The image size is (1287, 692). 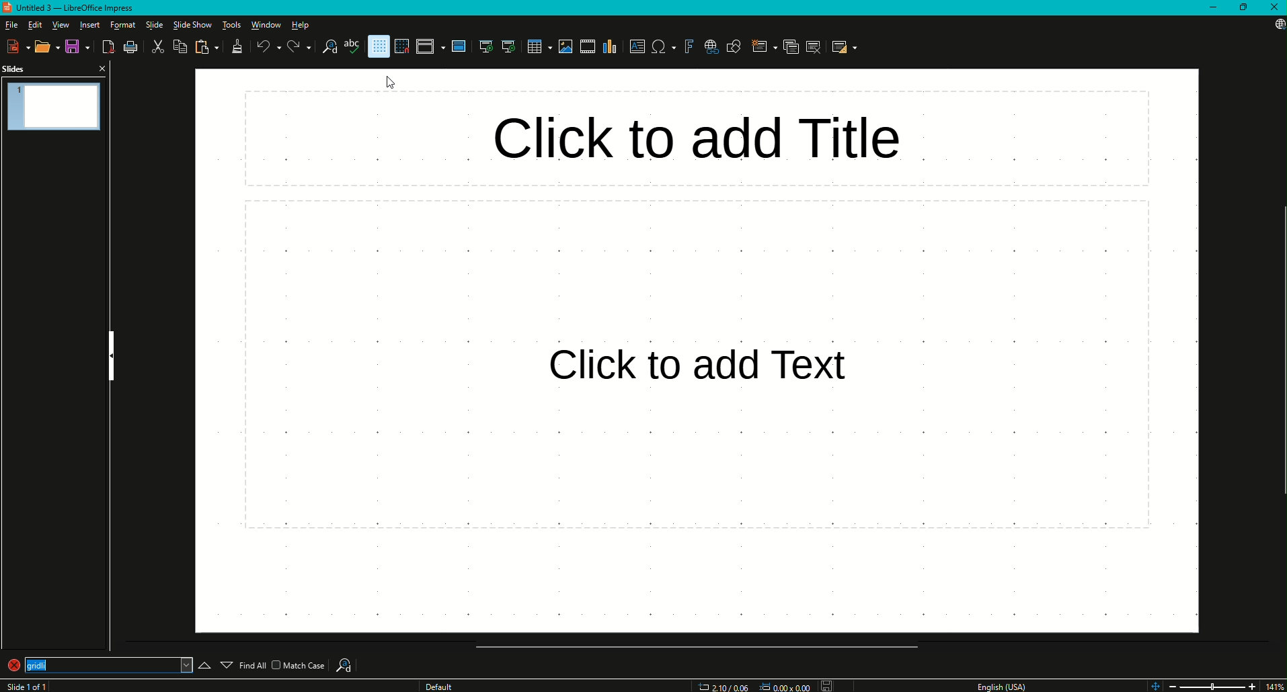 What do you see at coordinates (179, 47) in the screenshot?
I see `Copy` at bounding box center [179, 47].